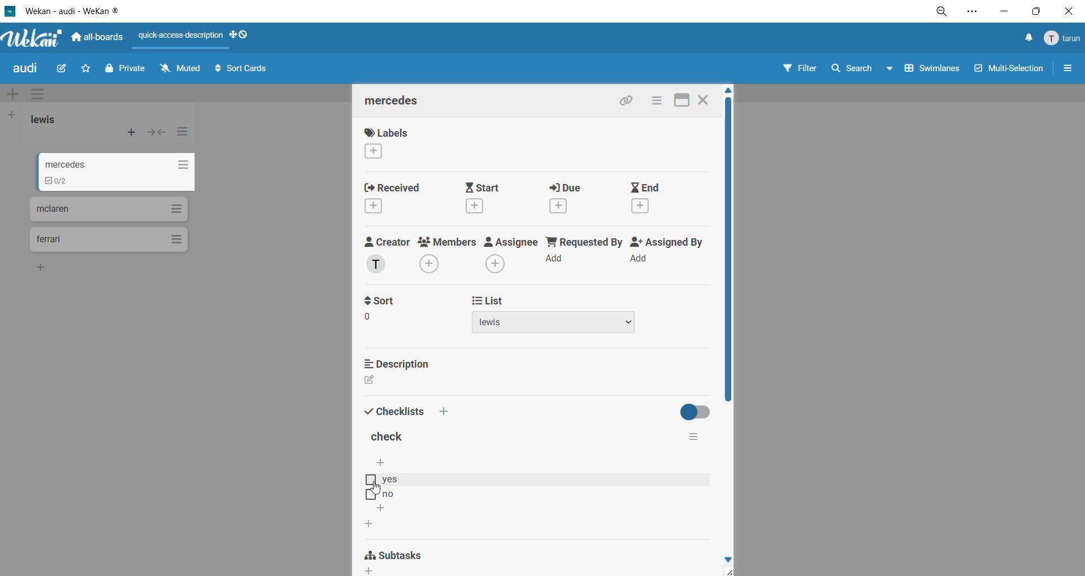 The height and width of the screenshot is (576, 1085). I want to click on sort cards, so click(241, 69).